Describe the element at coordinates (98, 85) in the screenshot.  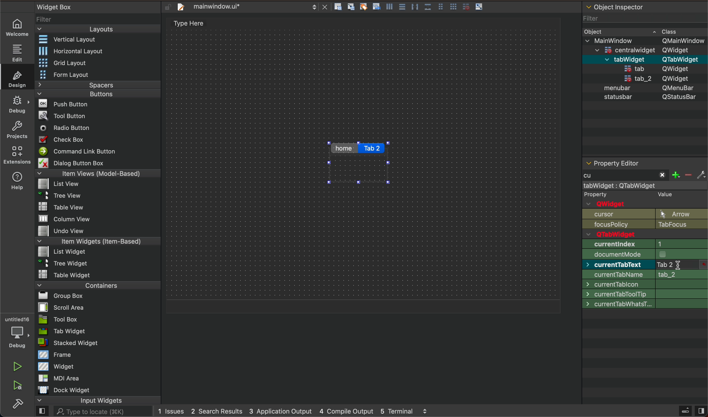
I see `Spacers` at that location.